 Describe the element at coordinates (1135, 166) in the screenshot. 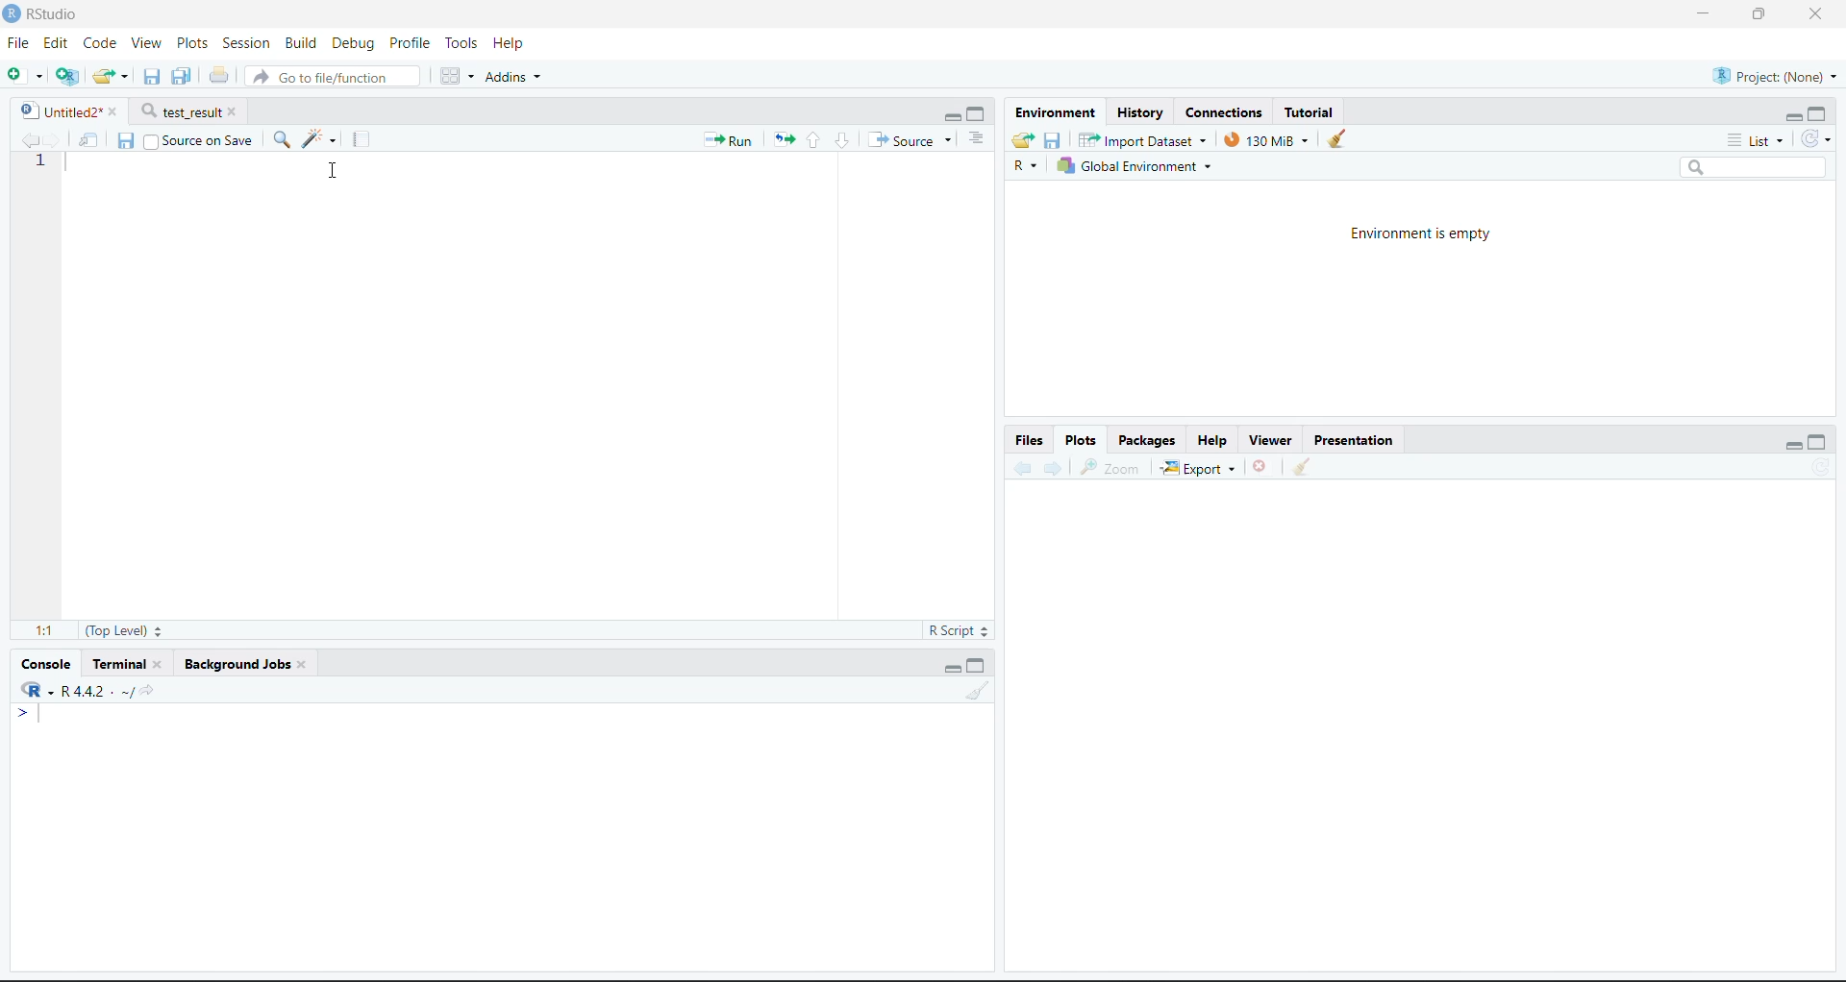

I see `Global Environment` at that location.